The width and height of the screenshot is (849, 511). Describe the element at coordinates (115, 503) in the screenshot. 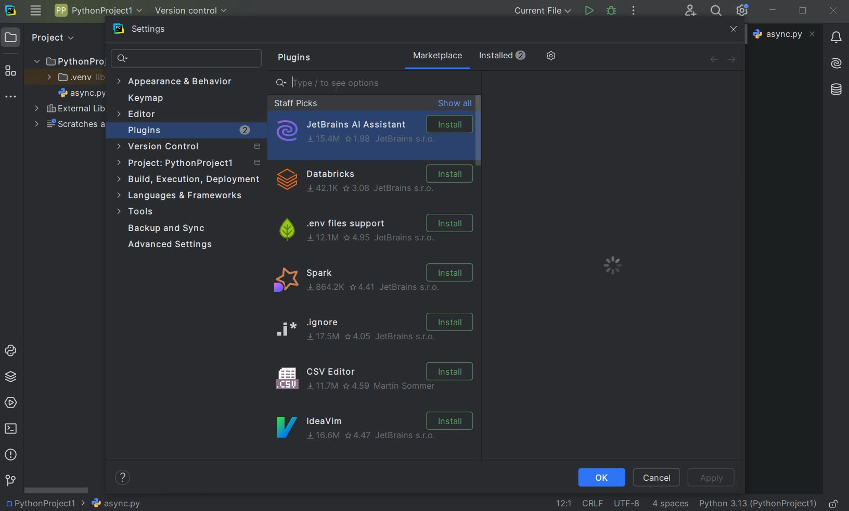

I see `file name` at that location.